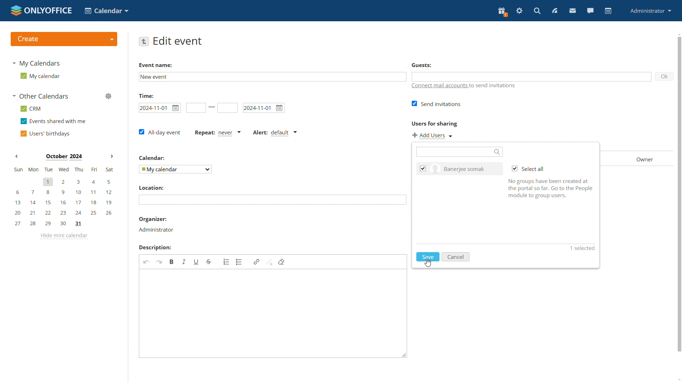 The image size is (682, 383). What do you see at coordinates (581, 249) in the screenshot?
I see `number of invitees` at bounding box center [581, 249].